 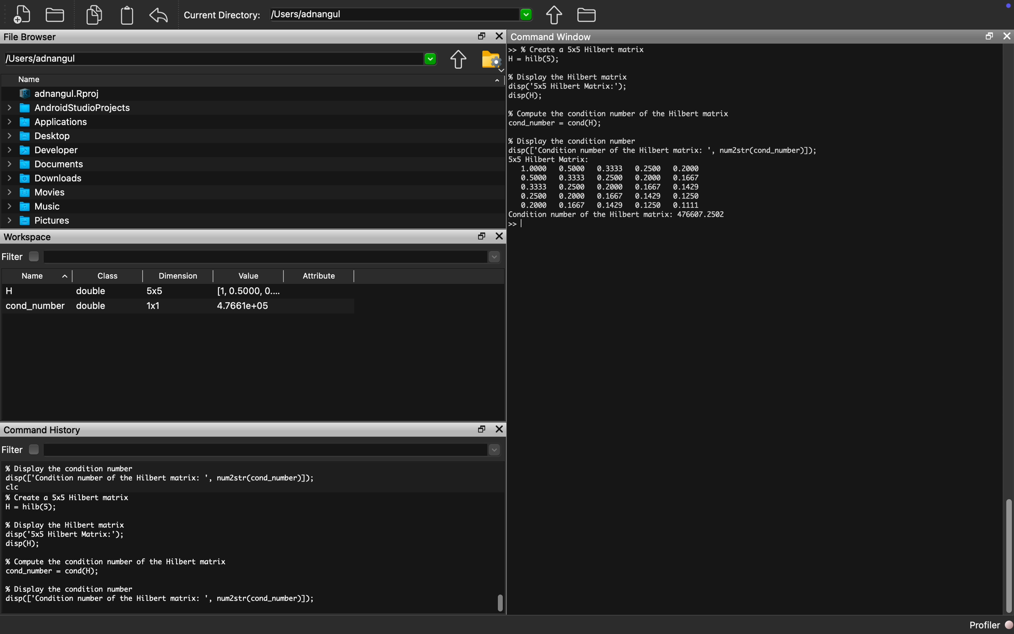 What do you see at coordinates (47, 122) in the screenshot?
I see `Applications` at bounding box center [47, 122].